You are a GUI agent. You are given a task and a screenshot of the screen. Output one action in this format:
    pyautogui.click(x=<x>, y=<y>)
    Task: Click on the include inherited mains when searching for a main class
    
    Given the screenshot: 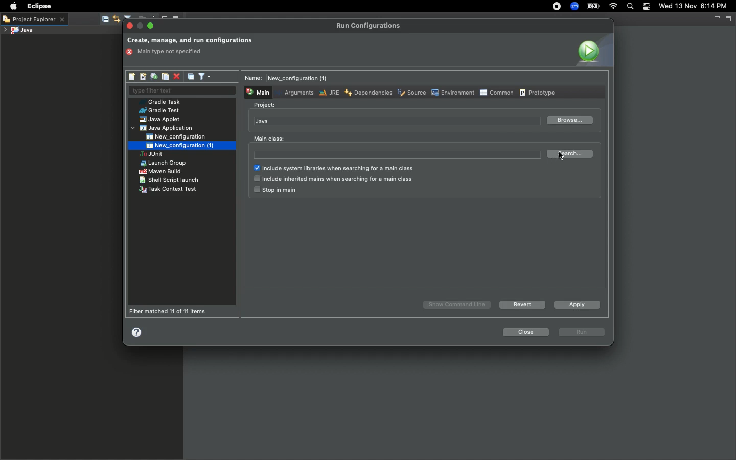 What is the action you would take?
    pyautogui.click(x=333, y=179)
    